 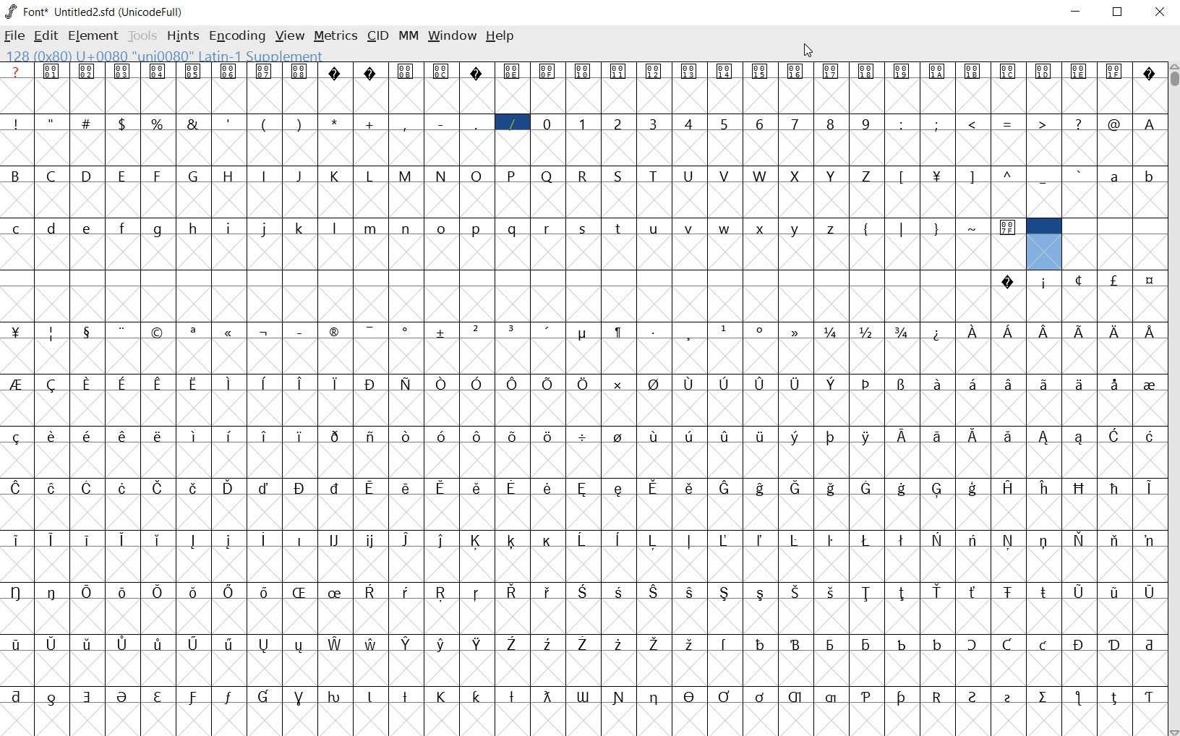 What do you see at coordinates (1160, 12) in the screenshot?
I see `Close` at bounding box center [1160, 12].